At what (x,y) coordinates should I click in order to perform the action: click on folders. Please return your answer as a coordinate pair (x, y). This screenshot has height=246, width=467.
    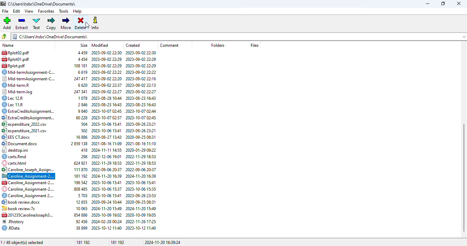
    Looking at the image, I should click on (217, 45).